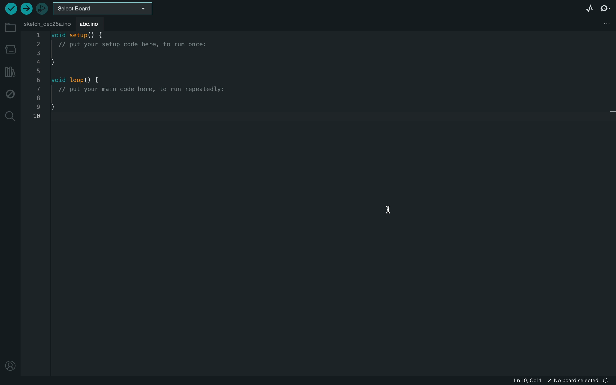 The image size is (616, 385). Describe the element at coordinates (105, 8) in the screenshot. I see `board selecter` at that location.